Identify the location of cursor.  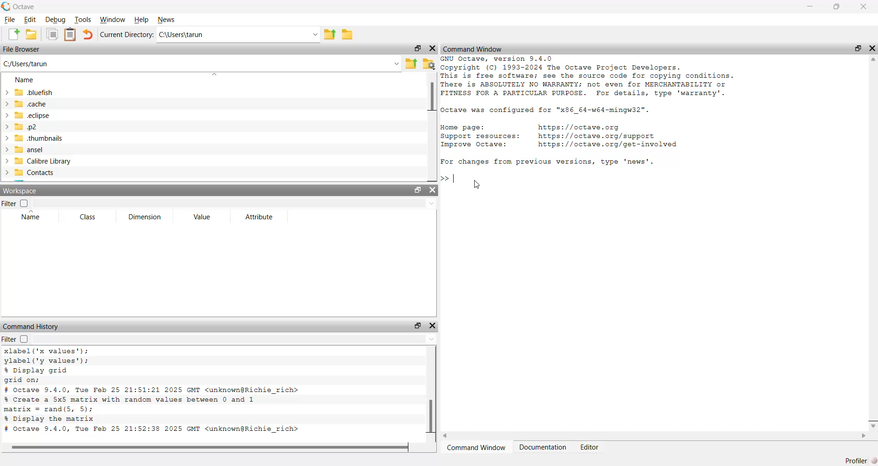
(477, 185).